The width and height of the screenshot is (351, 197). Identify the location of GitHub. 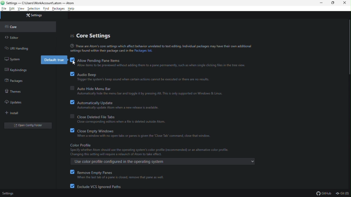
(321, 193).